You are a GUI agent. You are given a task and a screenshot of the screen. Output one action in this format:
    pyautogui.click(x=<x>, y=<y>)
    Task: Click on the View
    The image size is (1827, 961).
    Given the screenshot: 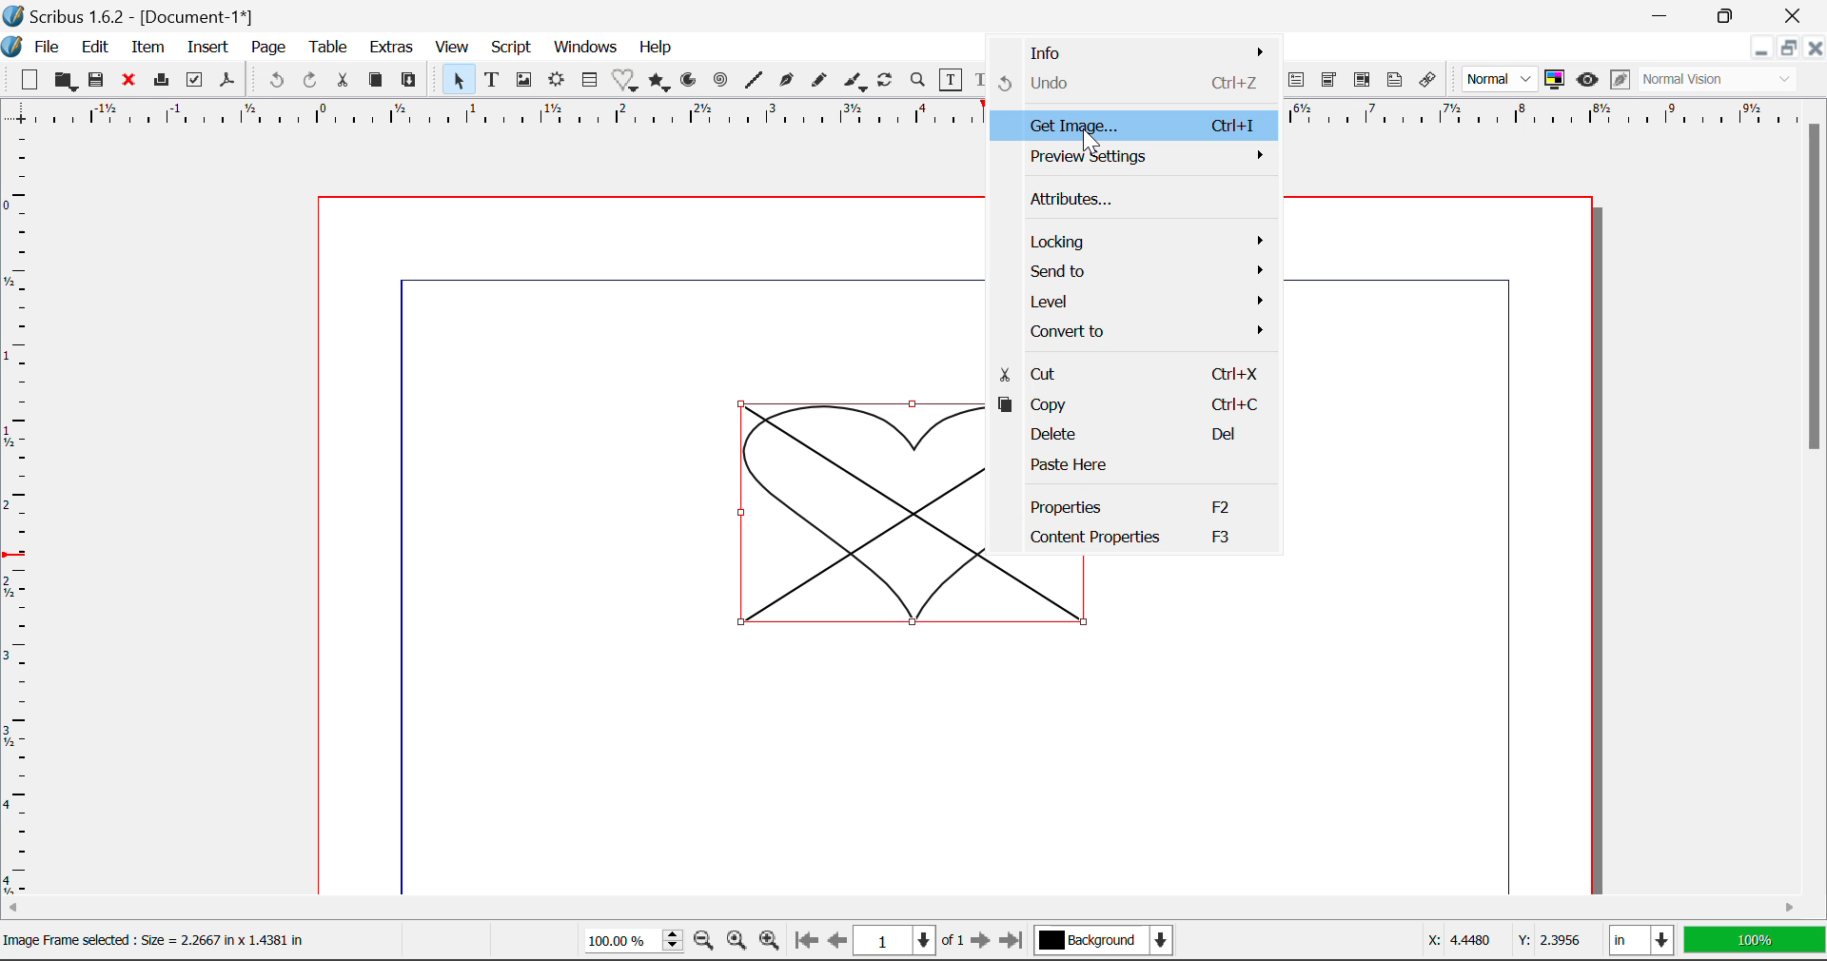 What is the action you would take?
    pyautogui.click(x=453, y=49)
    